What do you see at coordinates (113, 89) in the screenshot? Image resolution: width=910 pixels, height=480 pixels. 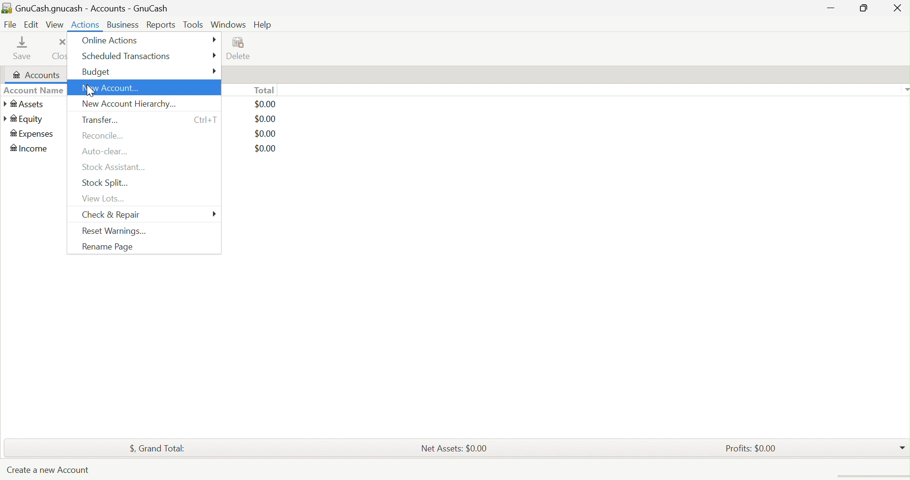 I see `New Account` at bounding box center [113, 89].